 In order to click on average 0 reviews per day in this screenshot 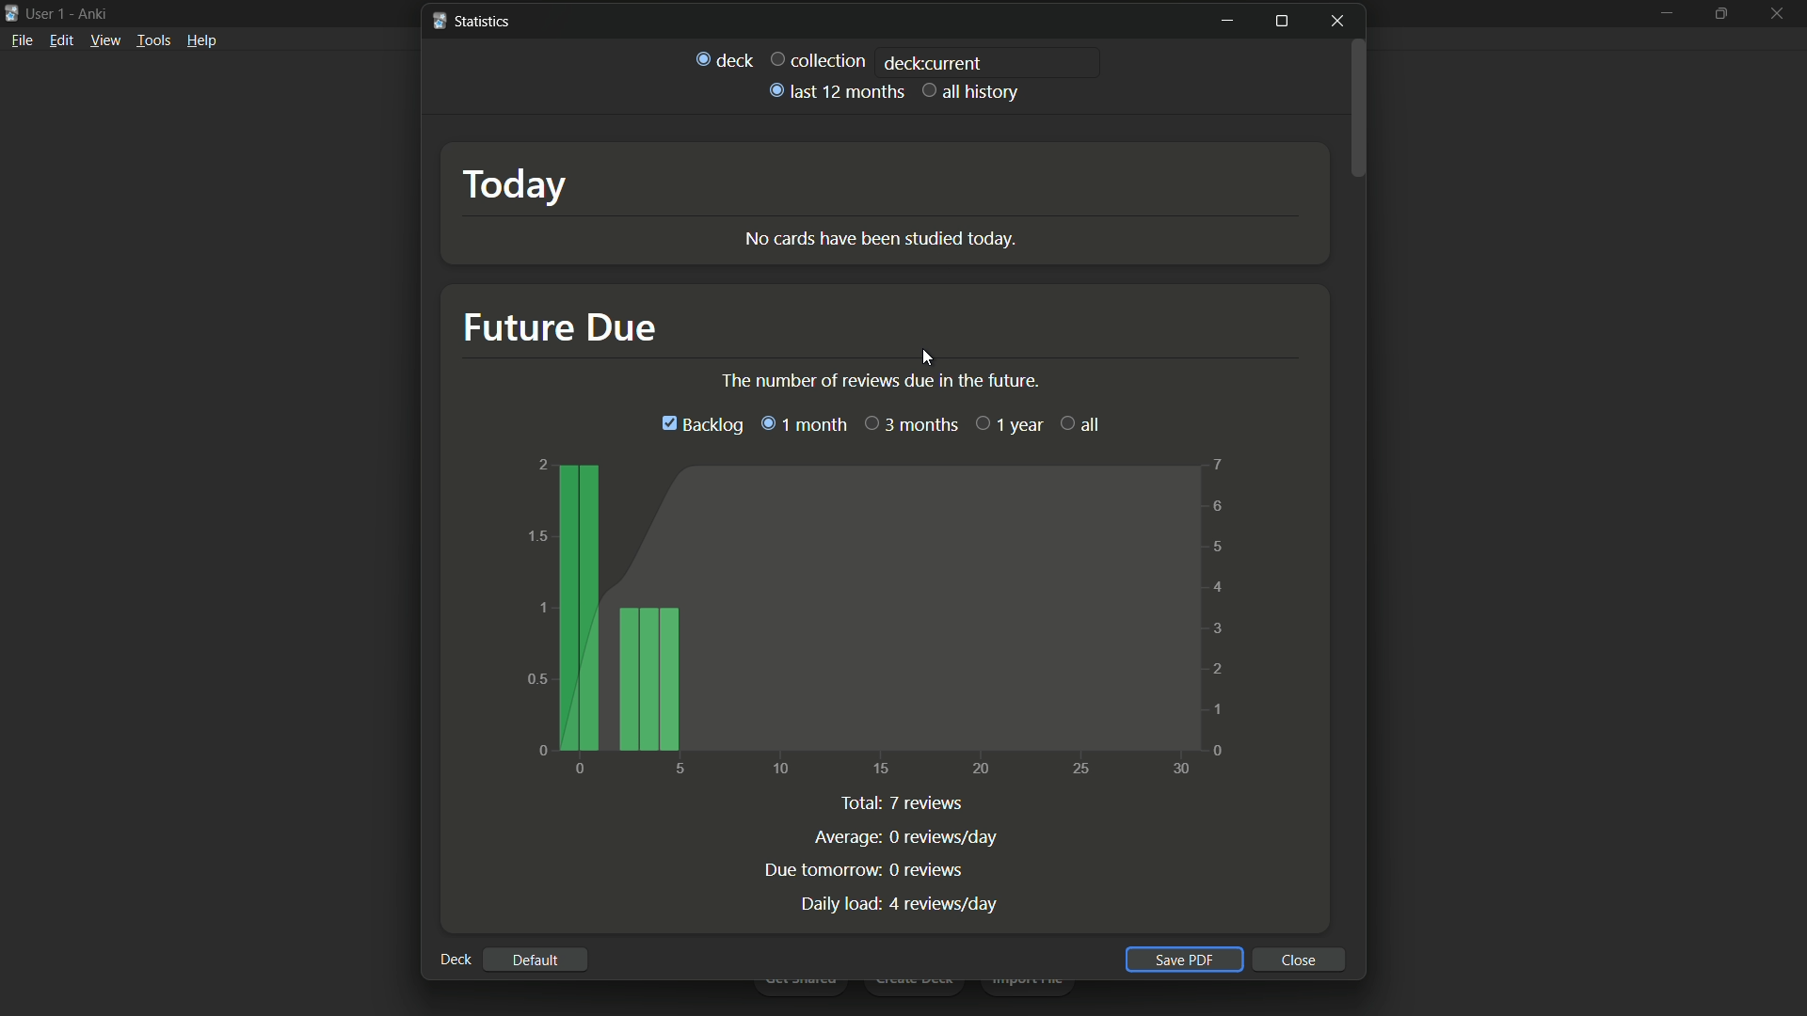, I will do `click(907, 837)`.